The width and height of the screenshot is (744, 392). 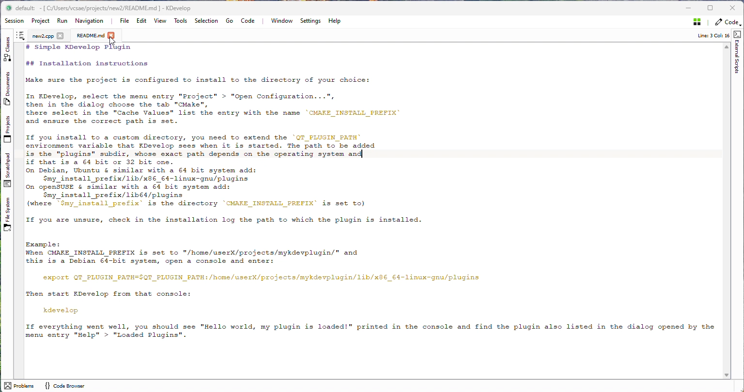 I want to click on Selection, so click(x=207, y=21).